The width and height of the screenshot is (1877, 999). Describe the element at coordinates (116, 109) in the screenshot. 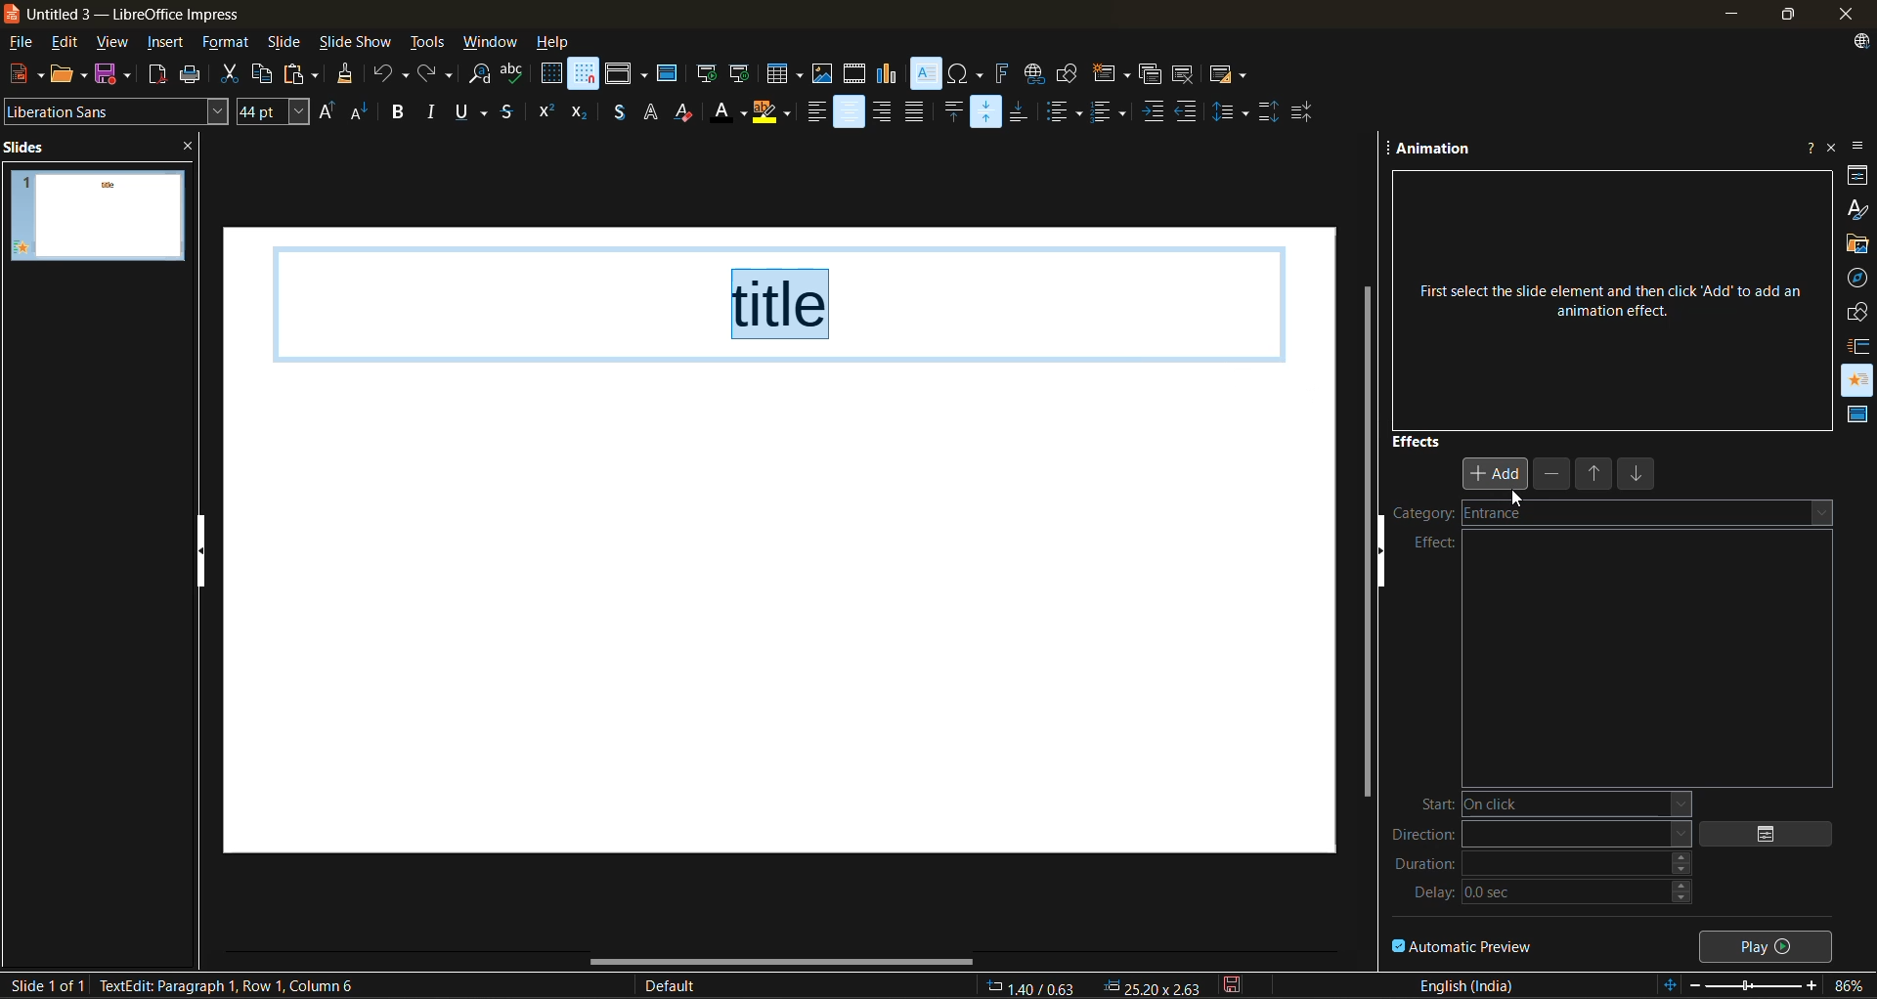

I see `font name` at that location.